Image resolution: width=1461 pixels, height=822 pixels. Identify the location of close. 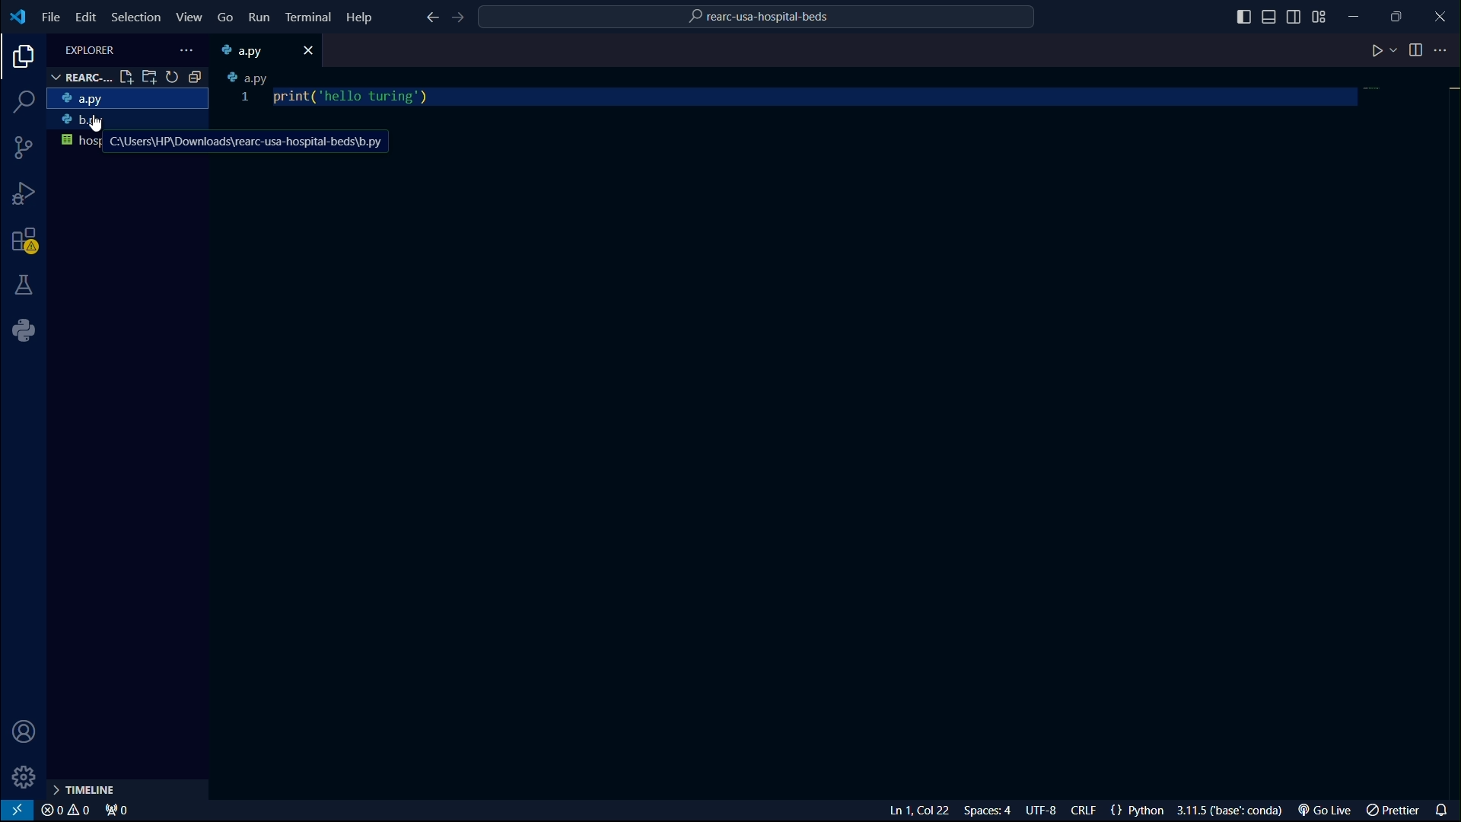
(311, 49).